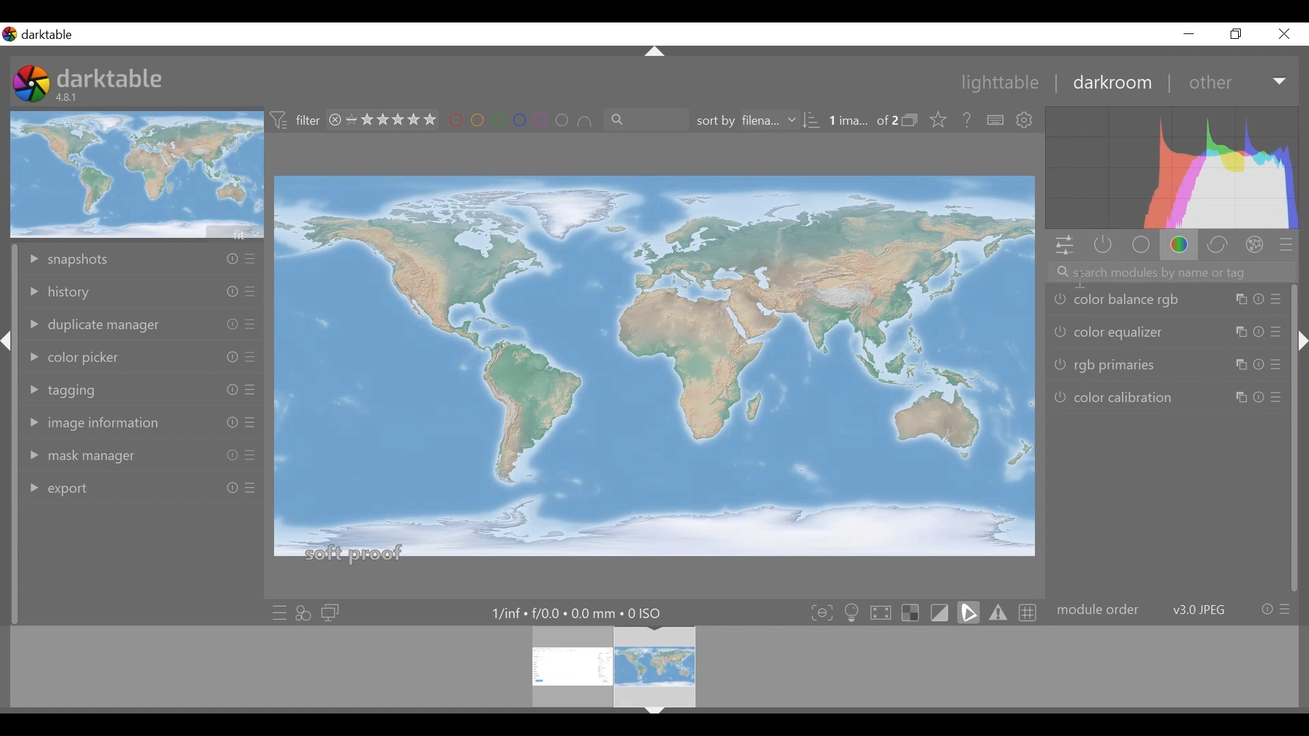  I want to click on collapse/expand grouped images, so click(914, 121).